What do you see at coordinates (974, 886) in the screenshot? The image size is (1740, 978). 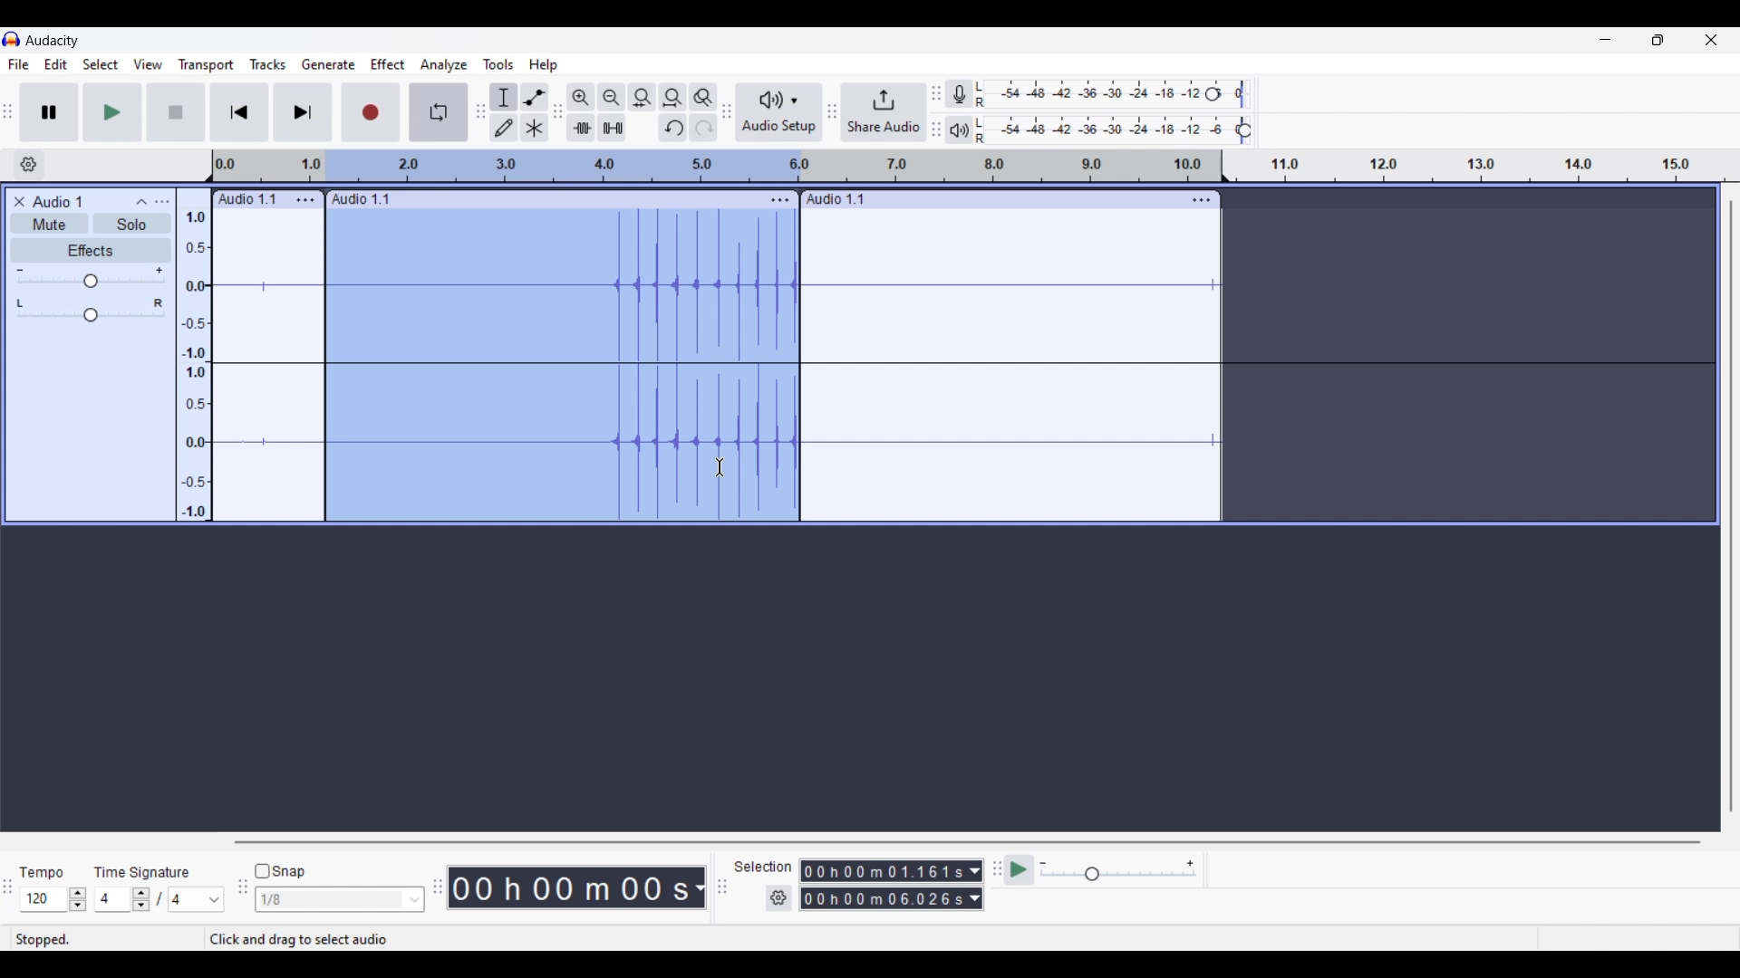 I see `Measurement options of selection duration` at bounding box center [974, 886].